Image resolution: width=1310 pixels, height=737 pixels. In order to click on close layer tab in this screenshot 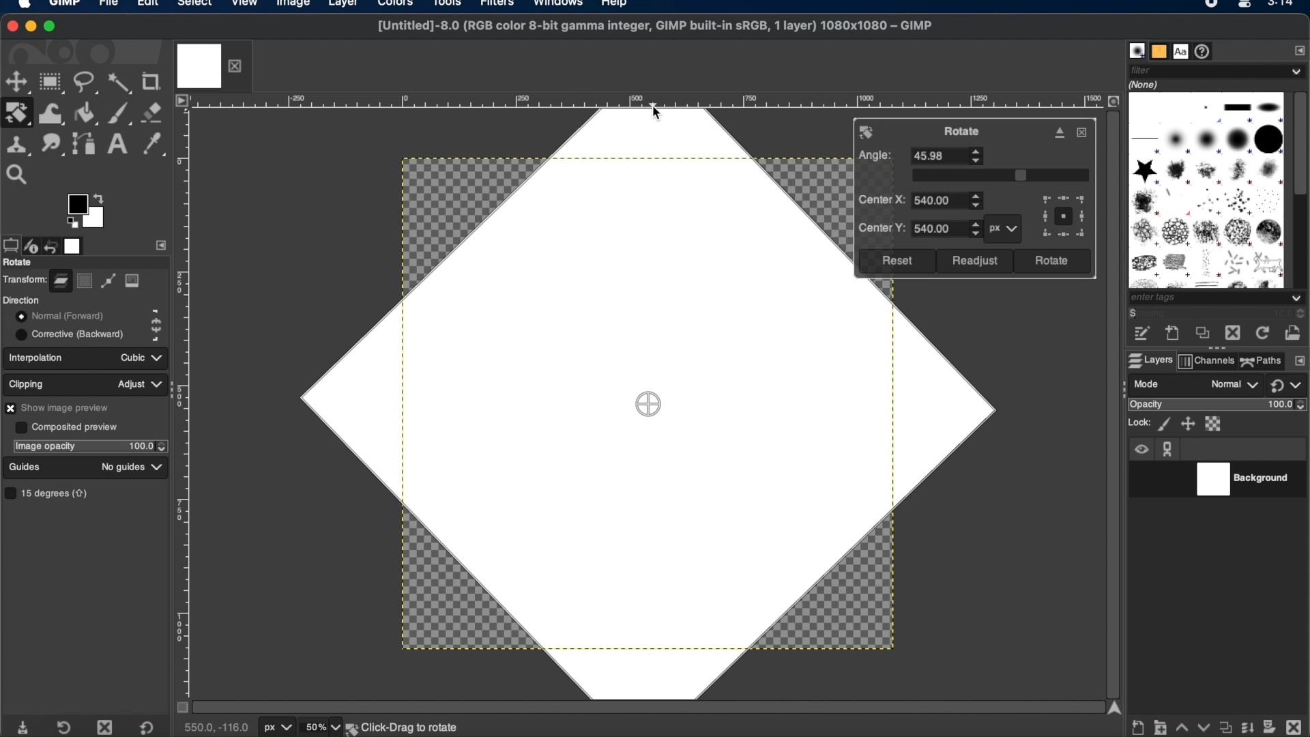, I will do `click(238, 65)`.